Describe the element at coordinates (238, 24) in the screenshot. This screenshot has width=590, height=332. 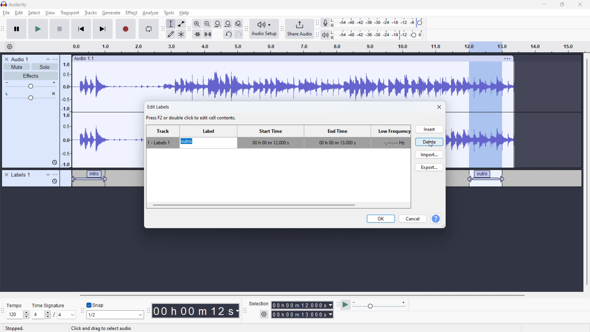
I see `toggle zoom` at that location.